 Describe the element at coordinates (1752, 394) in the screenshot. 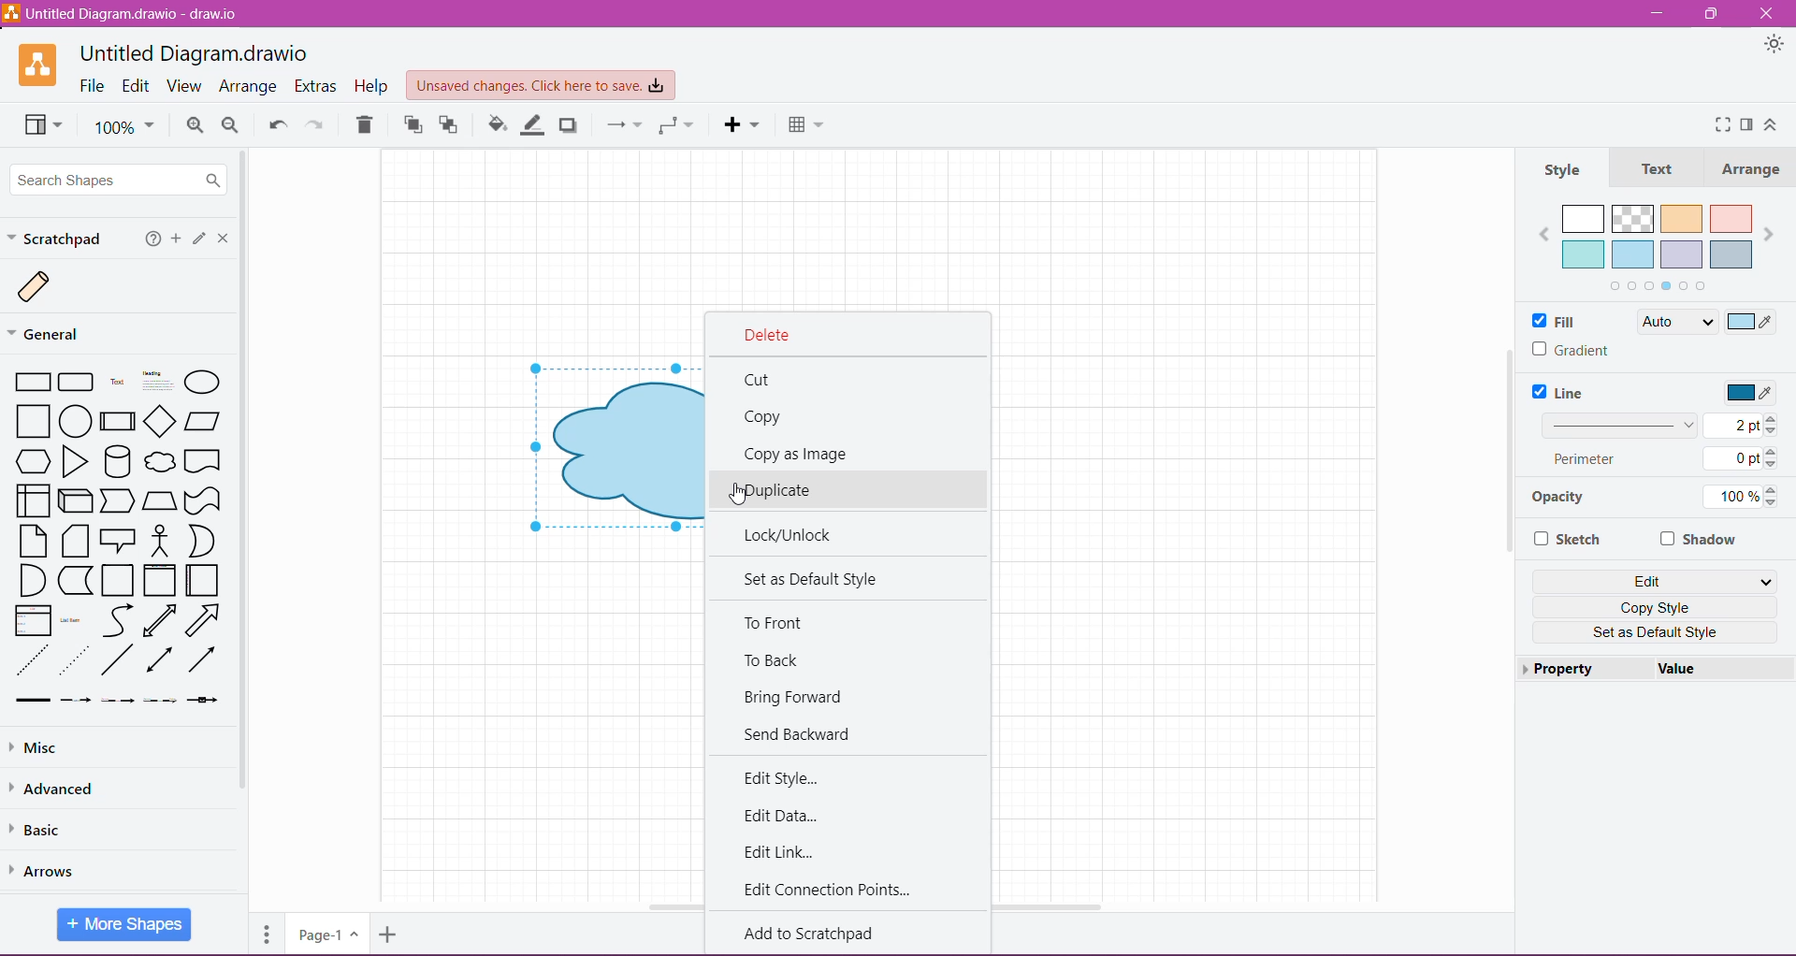

I see `Select Line Color` at that location.